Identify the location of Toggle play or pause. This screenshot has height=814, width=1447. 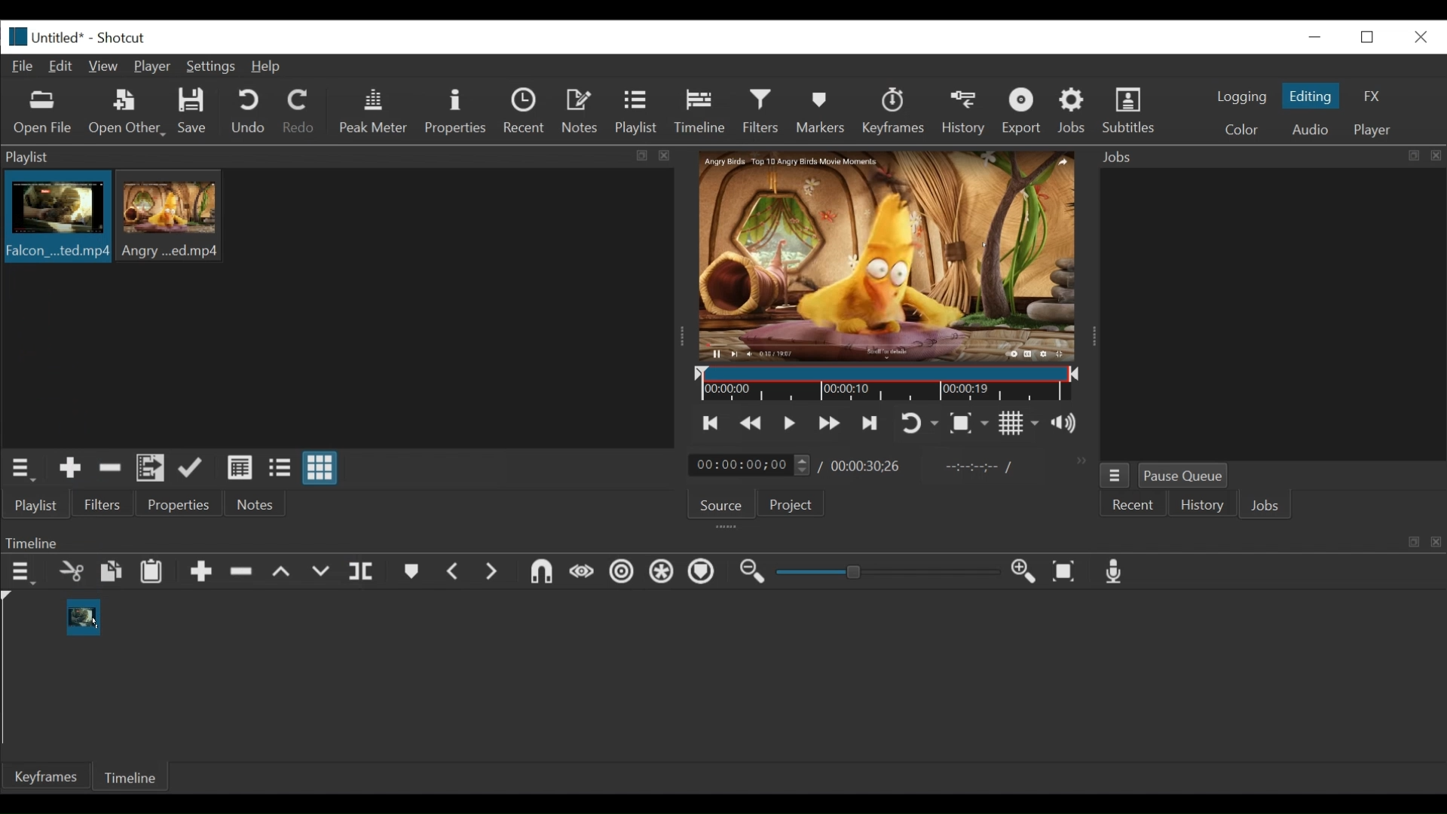
(791, 423).